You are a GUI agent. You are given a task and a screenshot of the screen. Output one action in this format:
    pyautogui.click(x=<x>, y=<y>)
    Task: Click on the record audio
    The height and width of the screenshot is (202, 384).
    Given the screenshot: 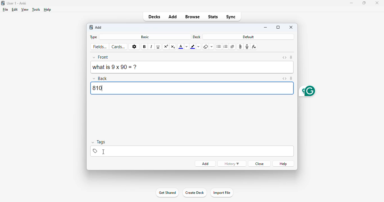 What is the action you would take?
    pyautogui.click(x=247, y=47)
    